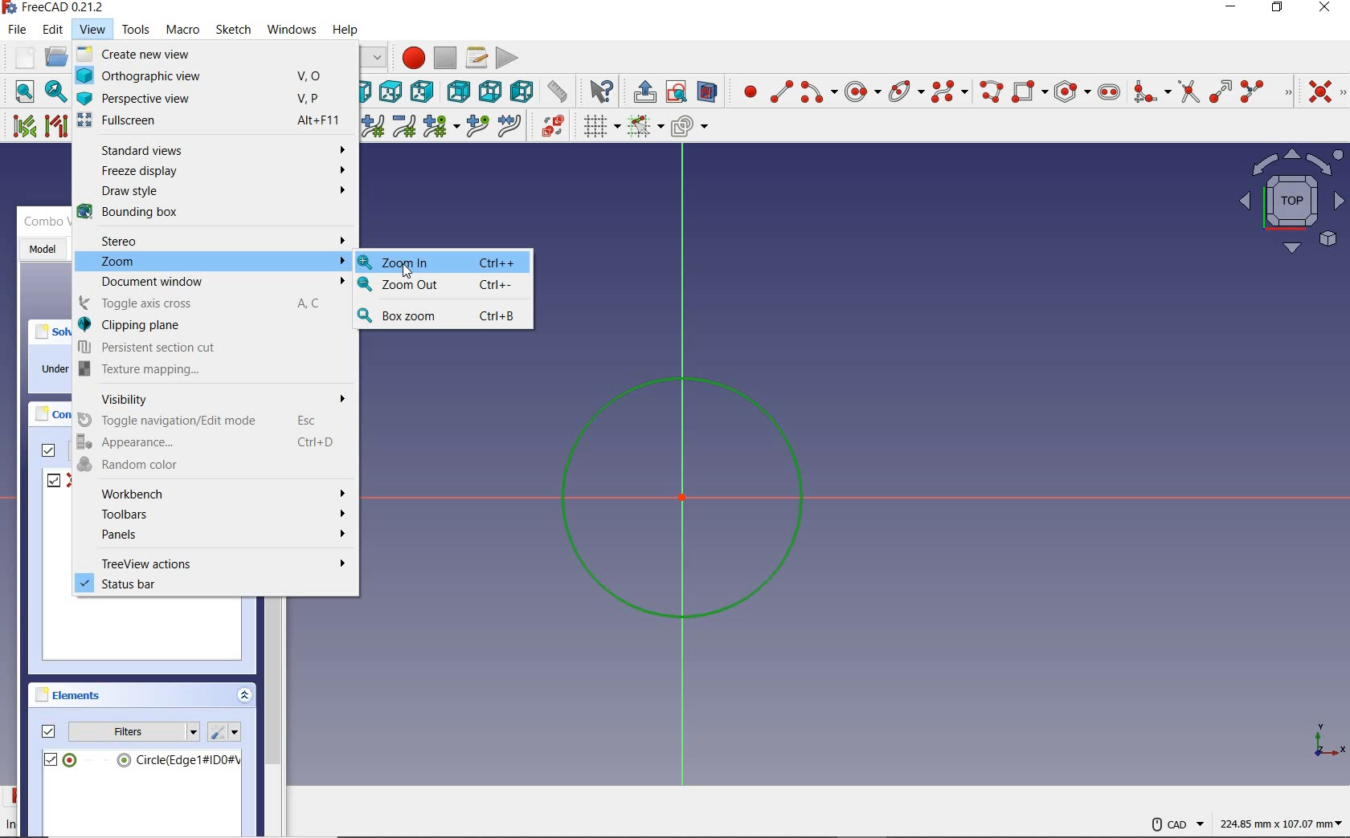 Image resolution: width=1350 pixels, height=838 pixels. Describe the element at coordinates (550, 126) in the screenshot. I see `switch virtual space` at that location.